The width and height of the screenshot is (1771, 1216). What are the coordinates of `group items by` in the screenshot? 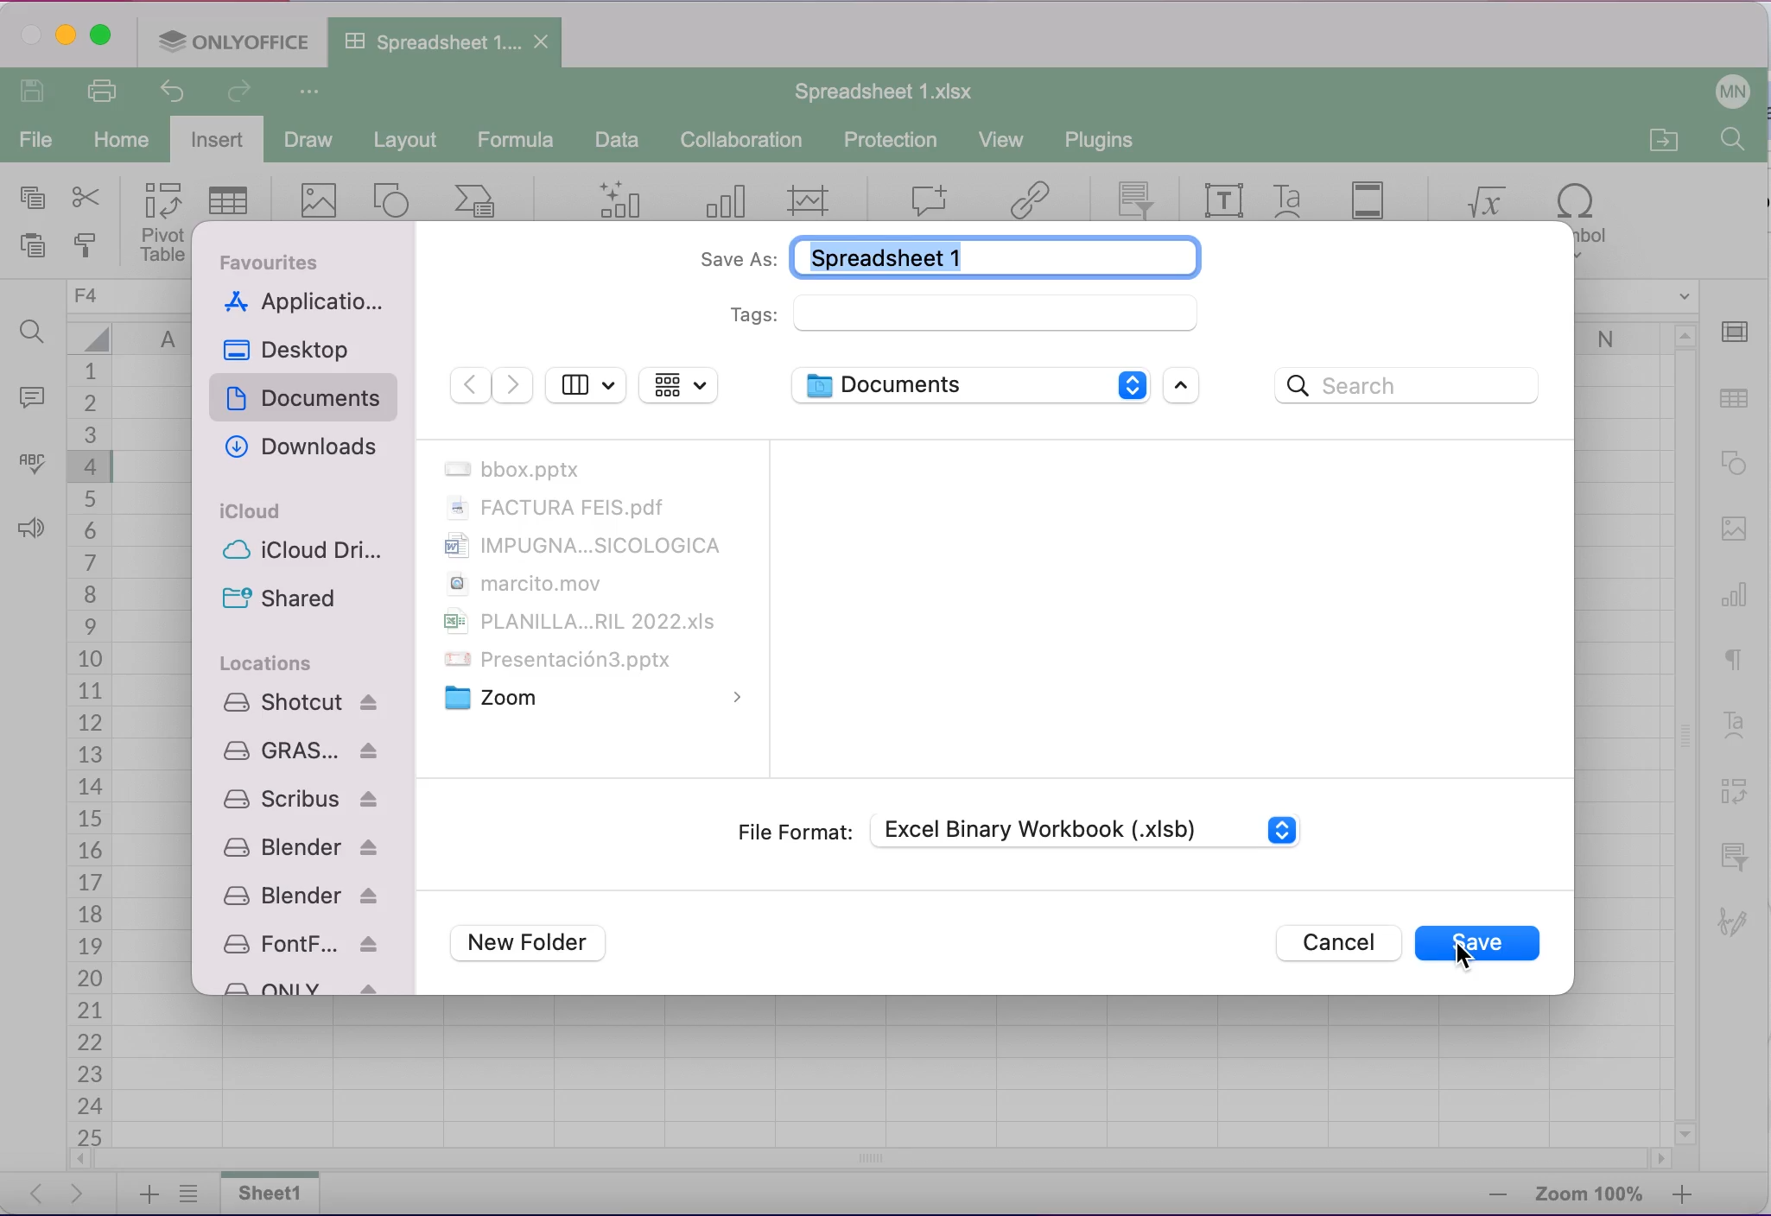 It's located at (680, 385).